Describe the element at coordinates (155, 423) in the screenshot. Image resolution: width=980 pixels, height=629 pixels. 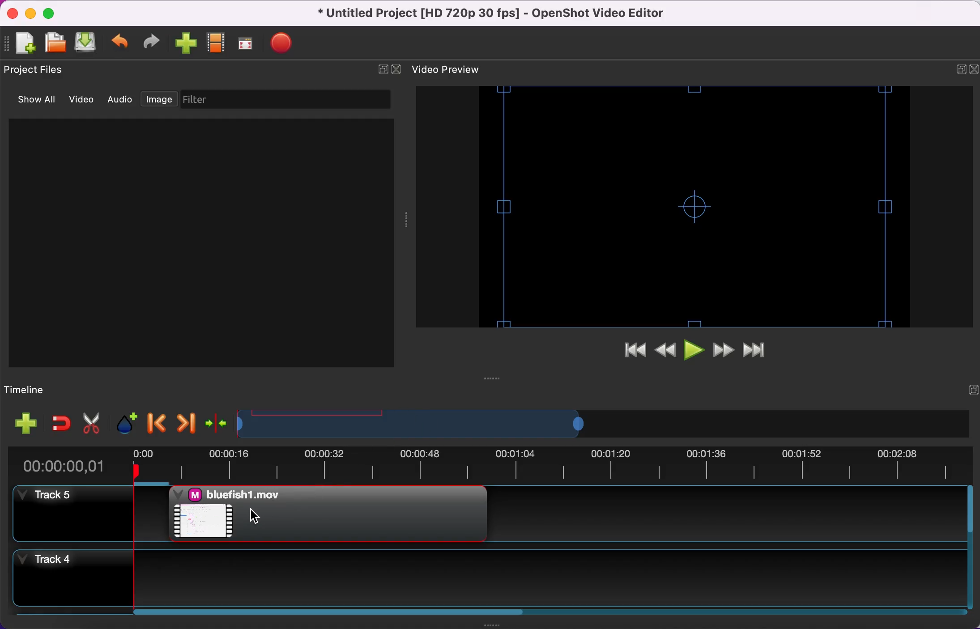
I see `previous marker` at that location.